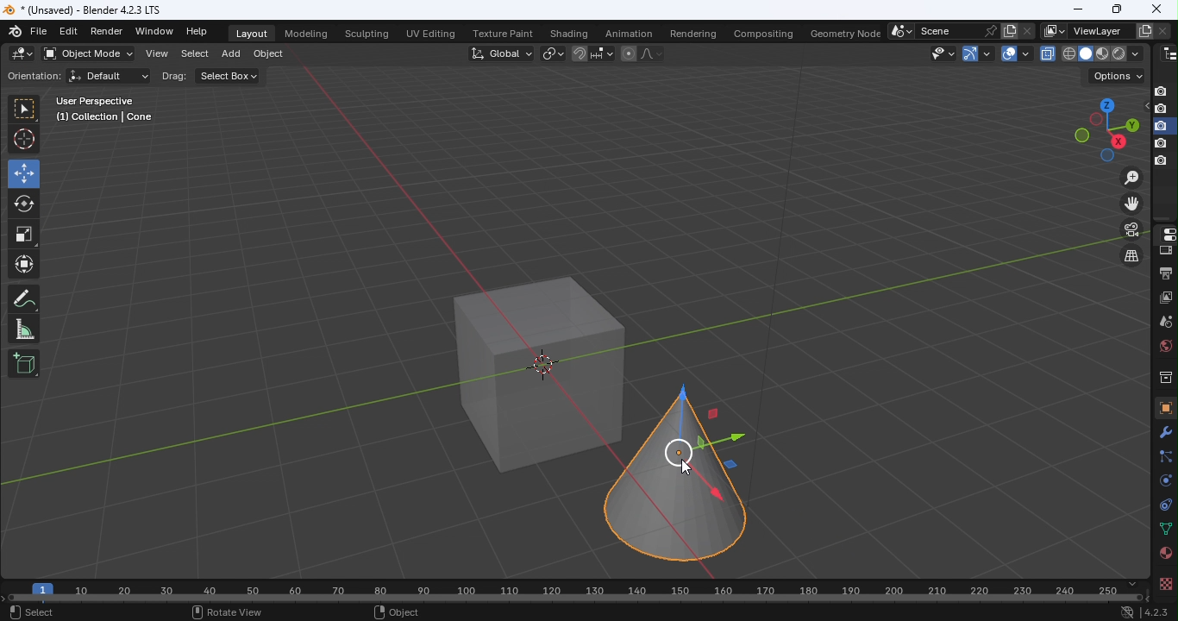  I want to click on Scale, so click(25, 235).